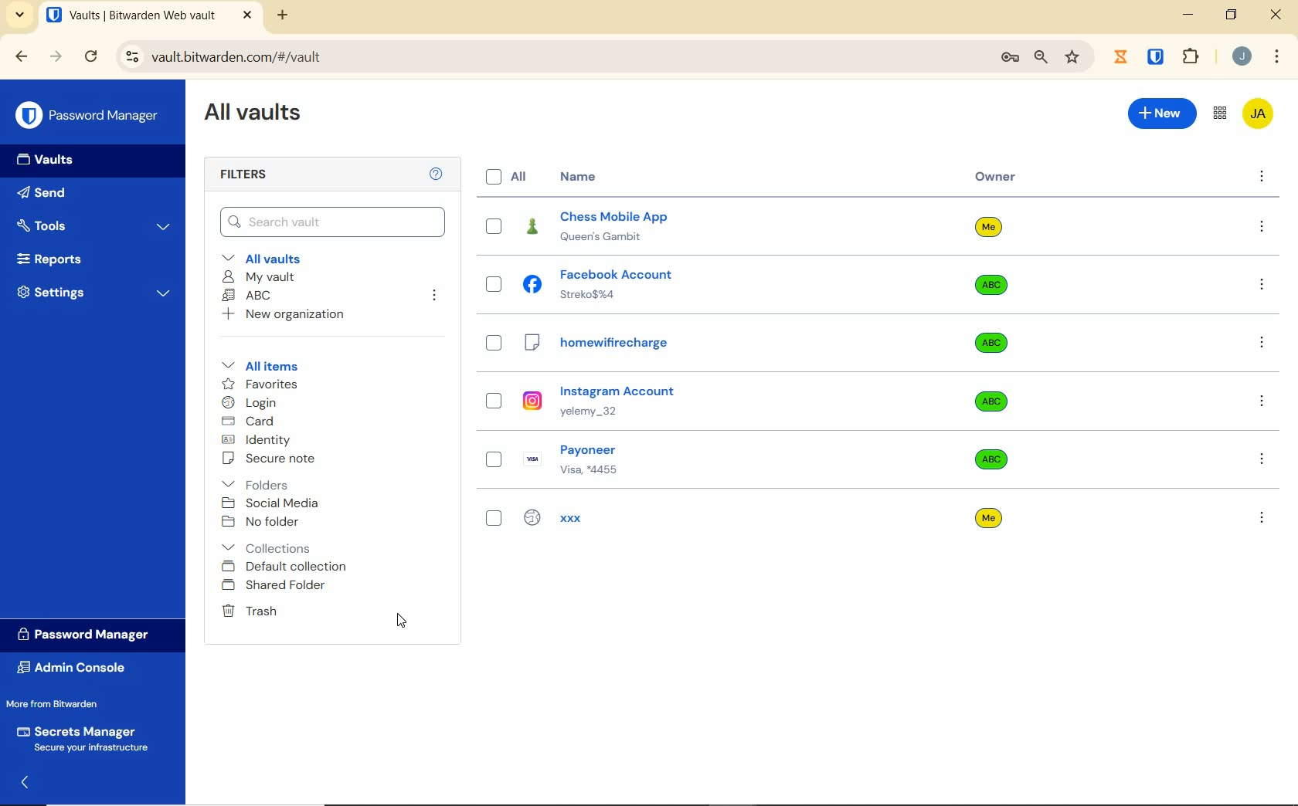 Image resolution: width=1298 pixels, height=806 pixels. What do you see at coordinates (1190, 15) in the screenshot?
I see `minimize` at bounding box center [1190, 15].